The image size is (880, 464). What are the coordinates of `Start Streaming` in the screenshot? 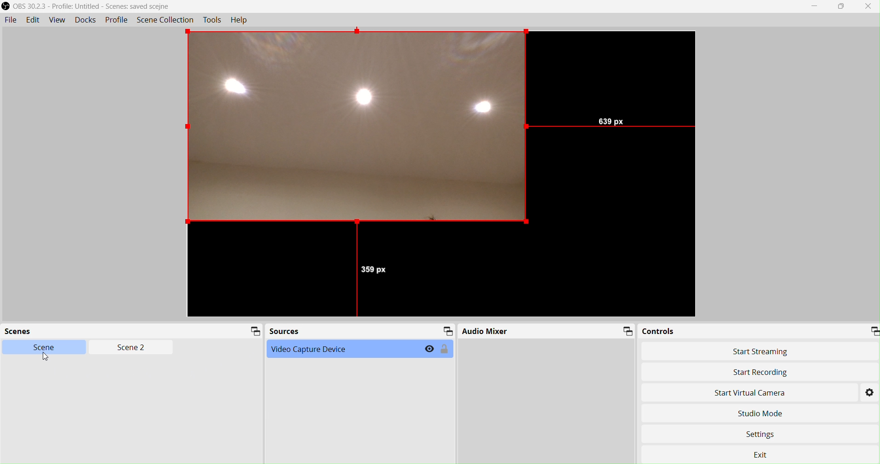 It's located at (761, 351).